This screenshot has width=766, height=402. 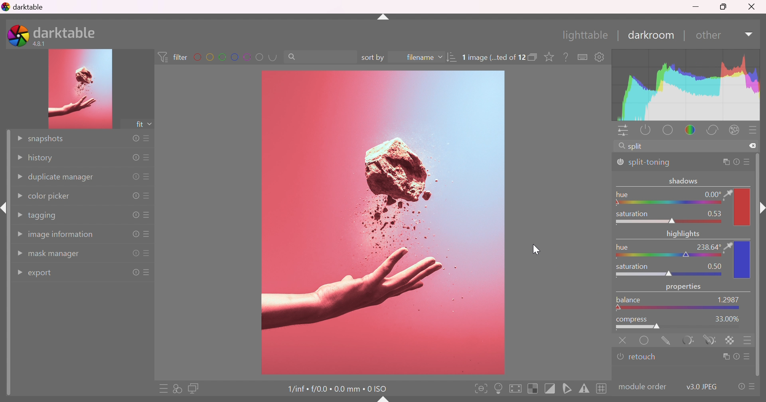 What do you see at coordinates (235, 57) in the screenshot?
I see `filter by images color label` at bounding box center [235, 57].